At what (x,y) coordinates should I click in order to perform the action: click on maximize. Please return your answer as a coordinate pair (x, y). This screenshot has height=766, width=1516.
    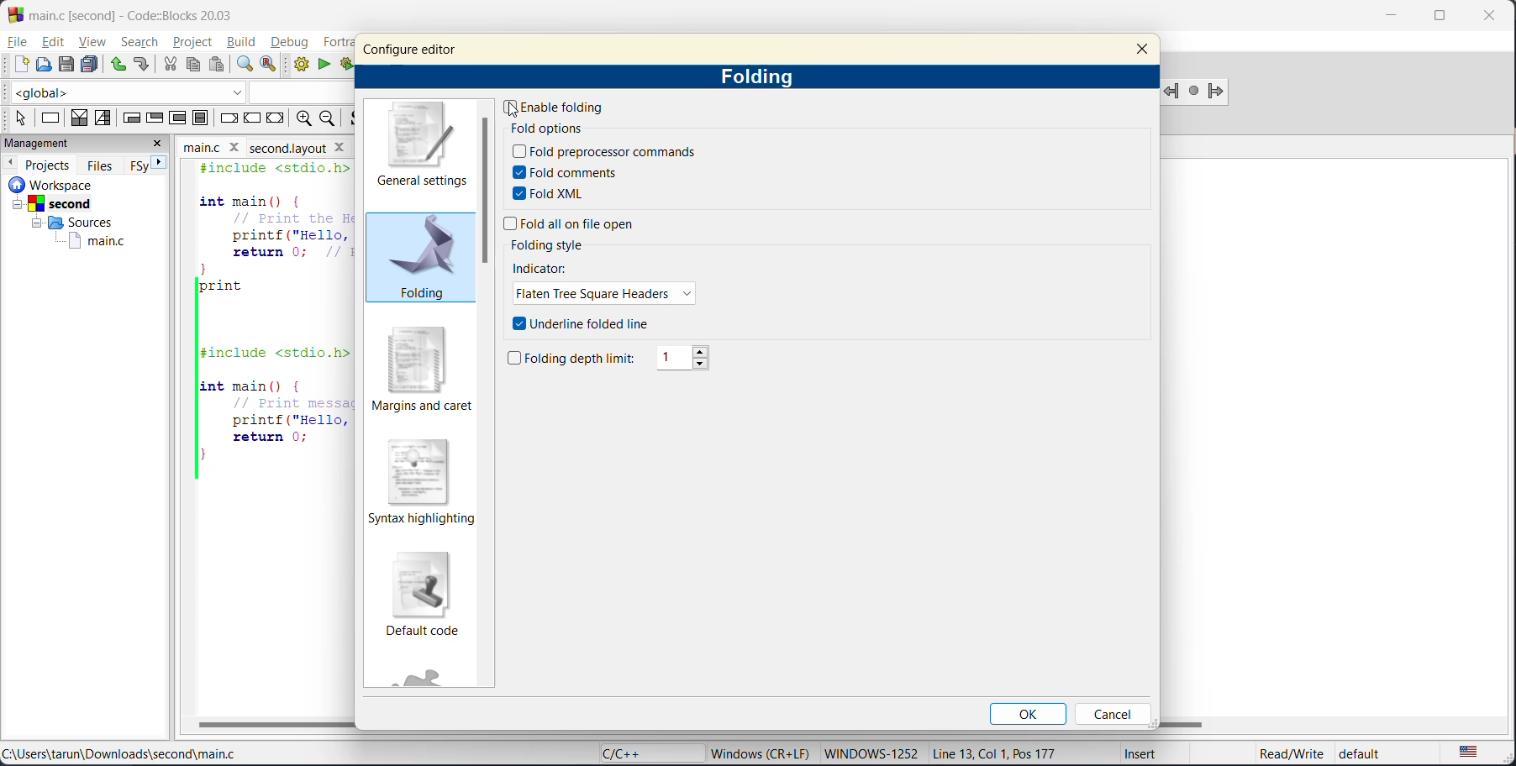
    Looking at the image, I should click on (1438, 18).